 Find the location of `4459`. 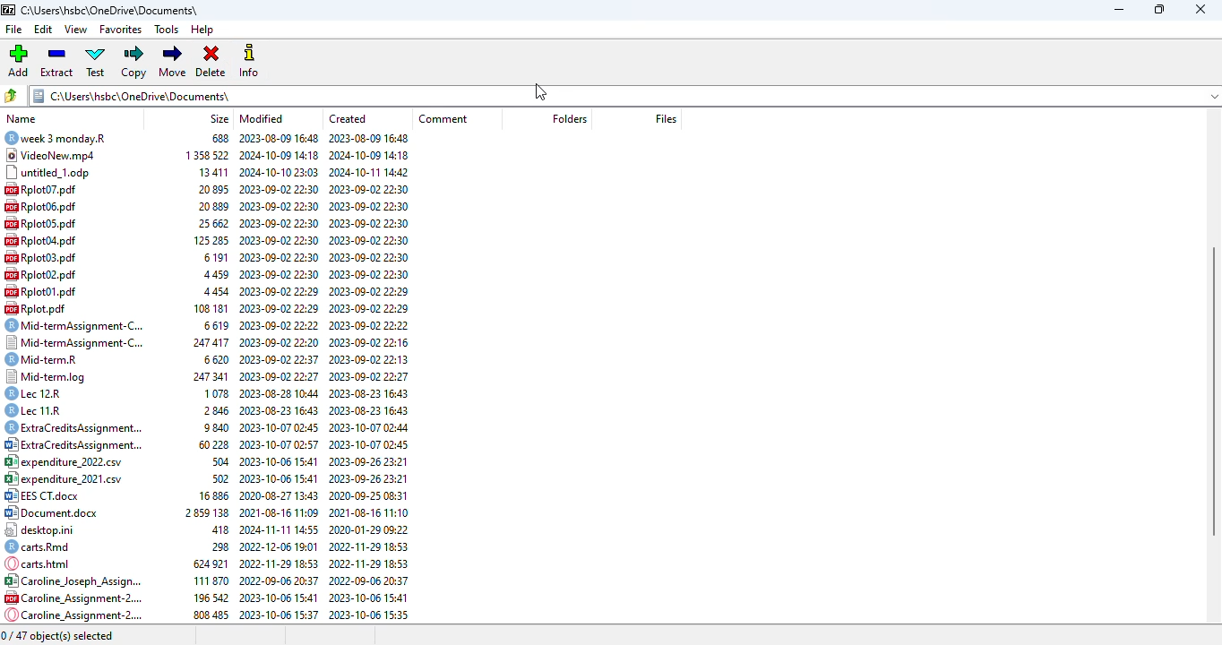

4459 is located at coordinates (212, 275).